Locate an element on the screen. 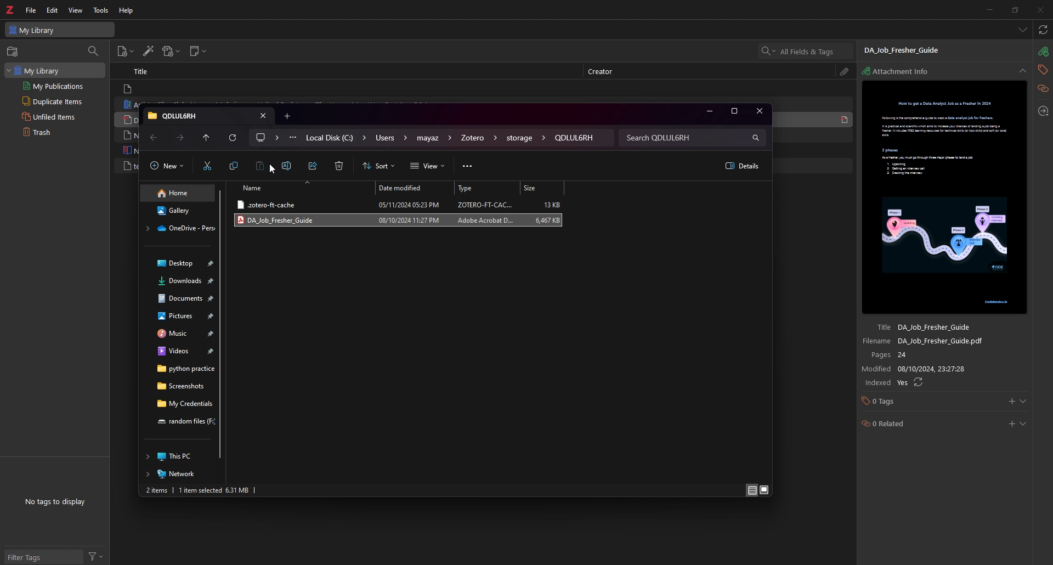 The height and width of the screenshot is (565, 1053). tags is located at coordinates (1042, 70).